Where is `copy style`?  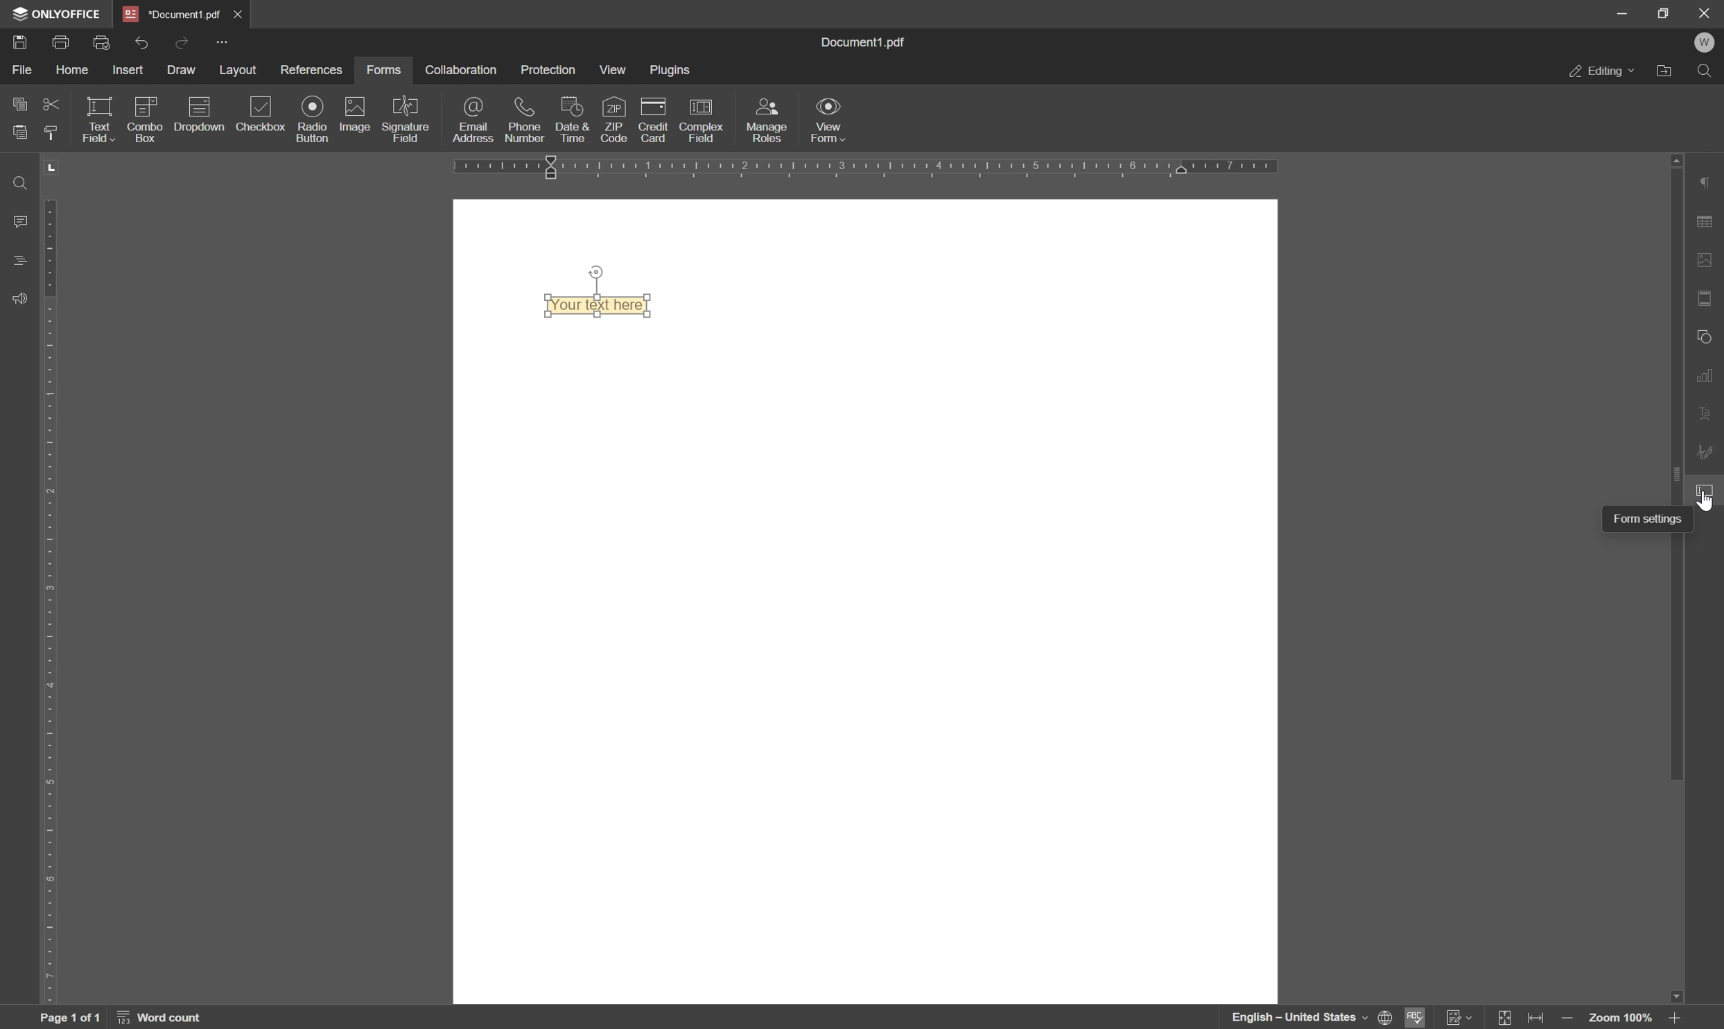 copy style is located at coordinates (52, 133).